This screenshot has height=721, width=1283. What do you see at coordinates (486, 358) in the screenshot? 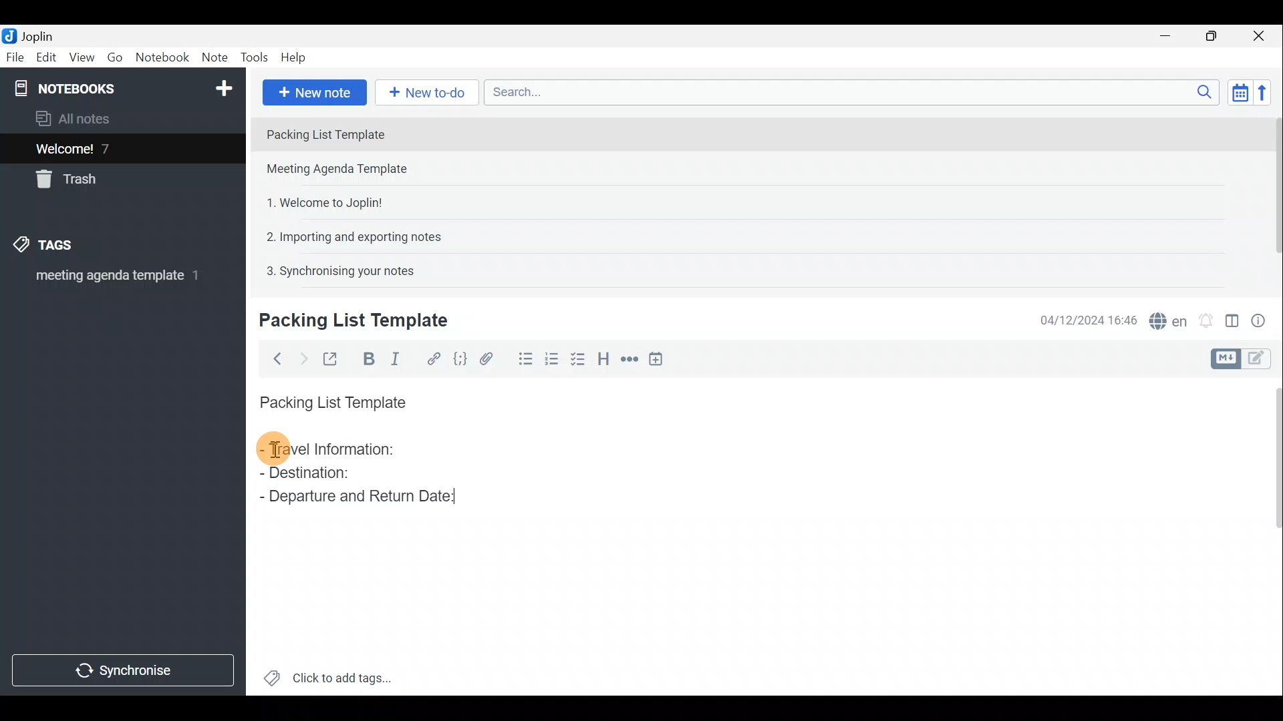
I see `Attach file` at bounding box center [486, 358].